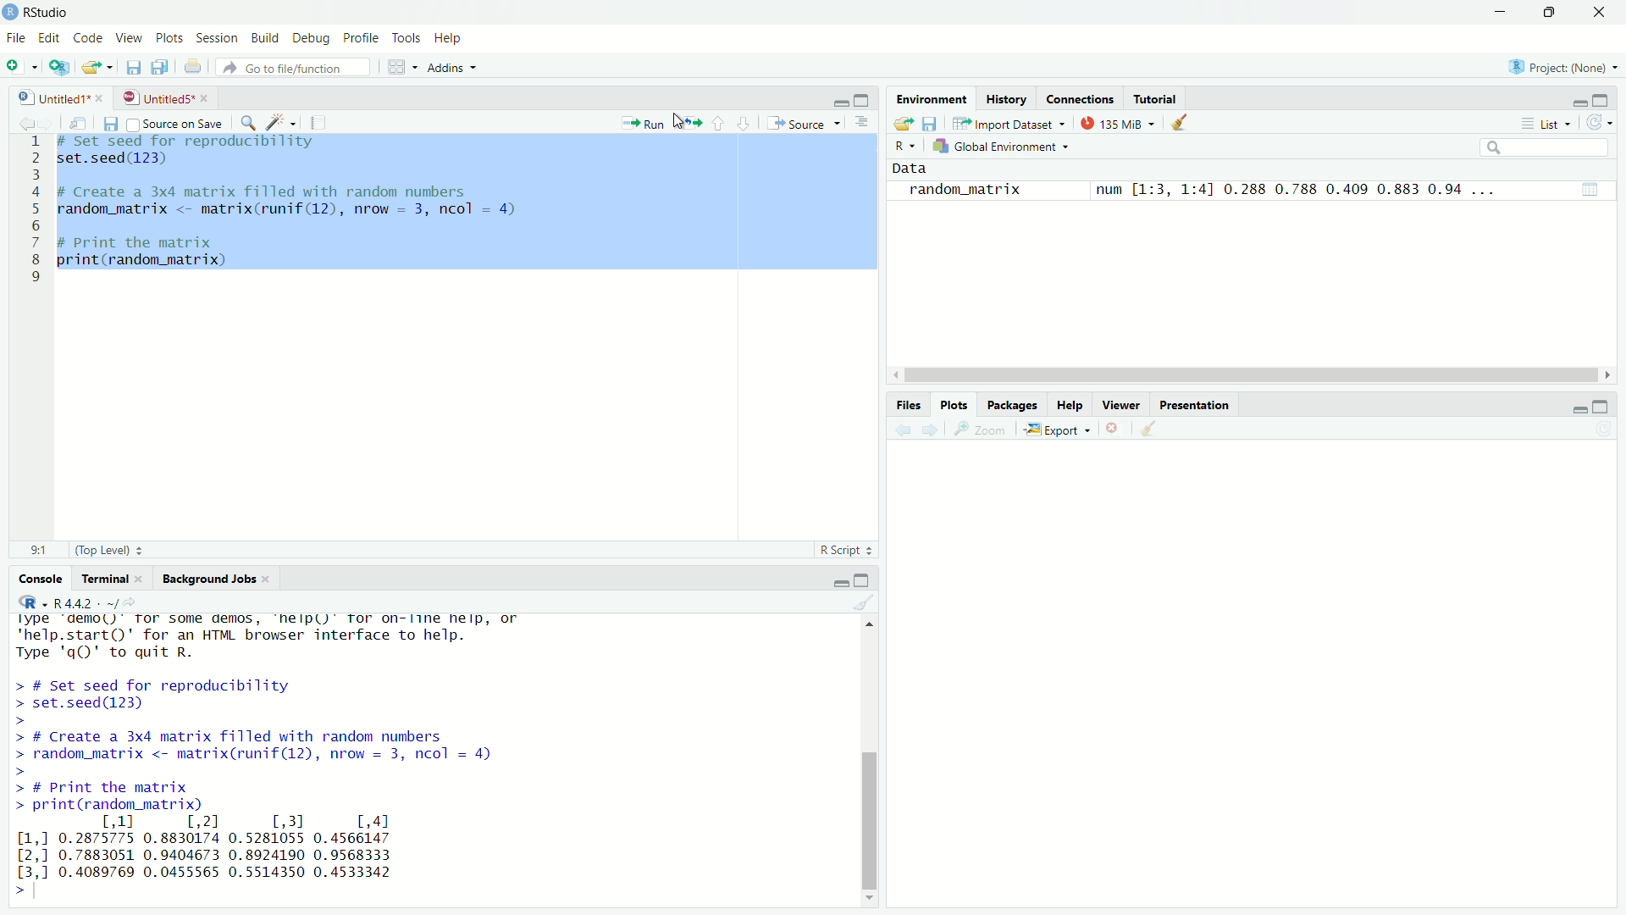 The image size is (1626, 915). I want to click on downward, so click(745, 122).